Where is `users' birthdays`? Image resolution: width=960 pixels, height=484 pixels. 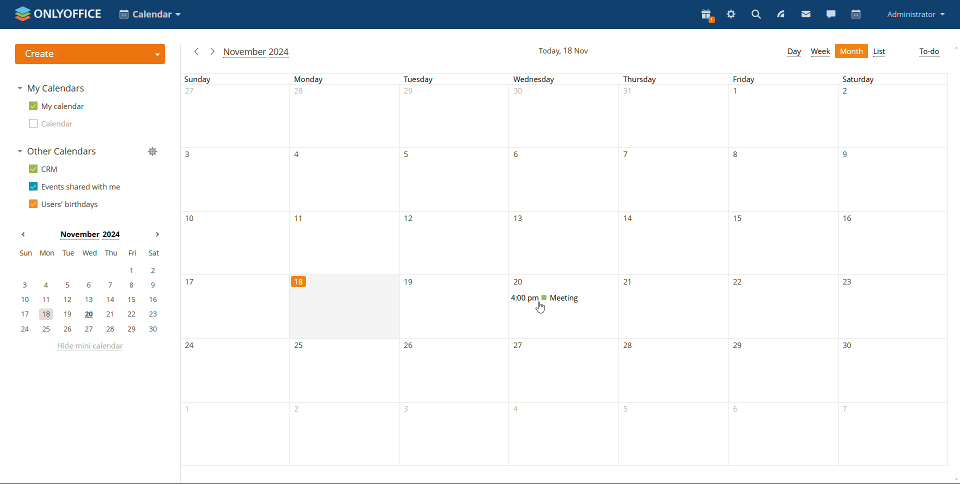
users' birthdays is located at coordinates (63, 203).